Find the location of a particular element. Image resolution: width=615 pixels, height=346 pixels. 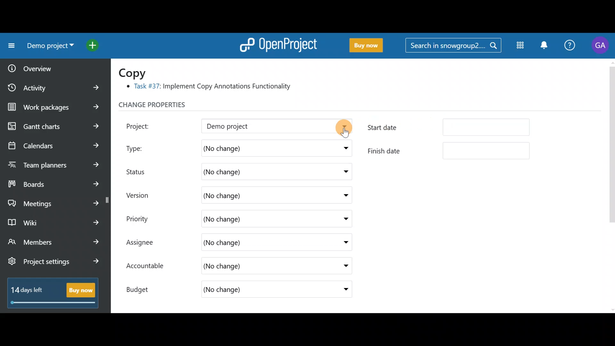

Priority is located at coordinates (144, 218).